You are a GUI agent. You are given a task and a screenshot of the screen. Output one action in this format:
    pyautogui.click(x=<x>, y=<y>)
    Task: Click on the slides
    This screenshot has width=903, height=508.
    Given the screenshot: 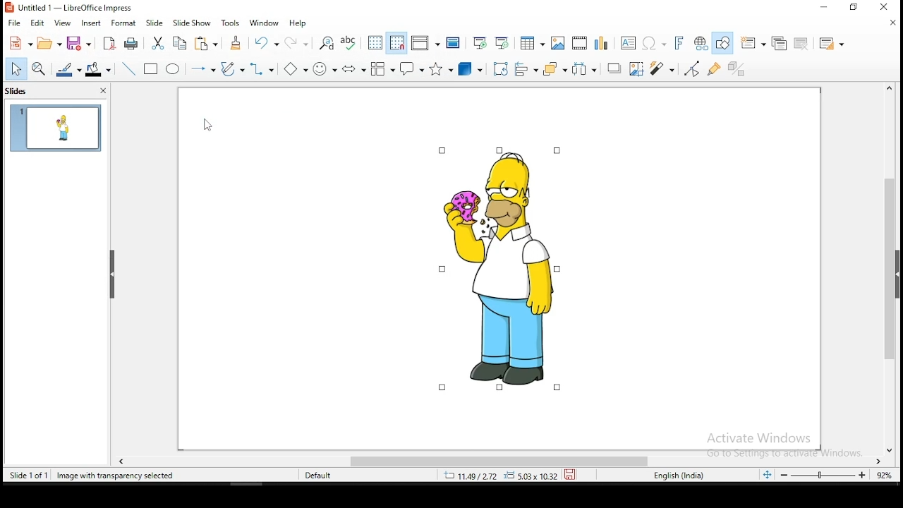 What is the action you would take?
    pyautogui.click(x=23, y=90)
    